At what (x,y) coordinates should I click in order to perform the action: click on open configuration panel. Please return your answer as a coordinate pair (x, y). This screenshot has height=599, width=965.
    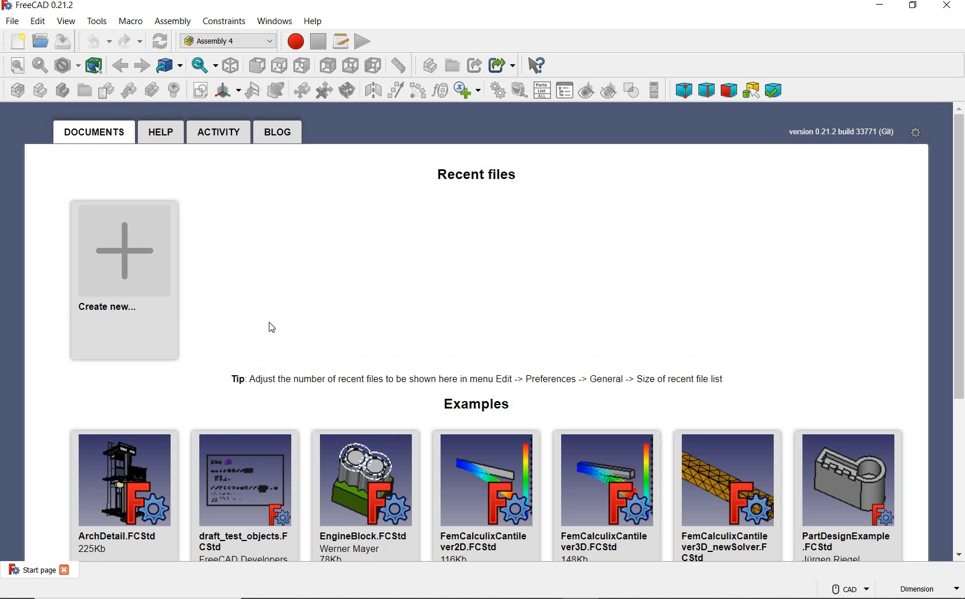
    Looking at the image, I should click on (654, 91).